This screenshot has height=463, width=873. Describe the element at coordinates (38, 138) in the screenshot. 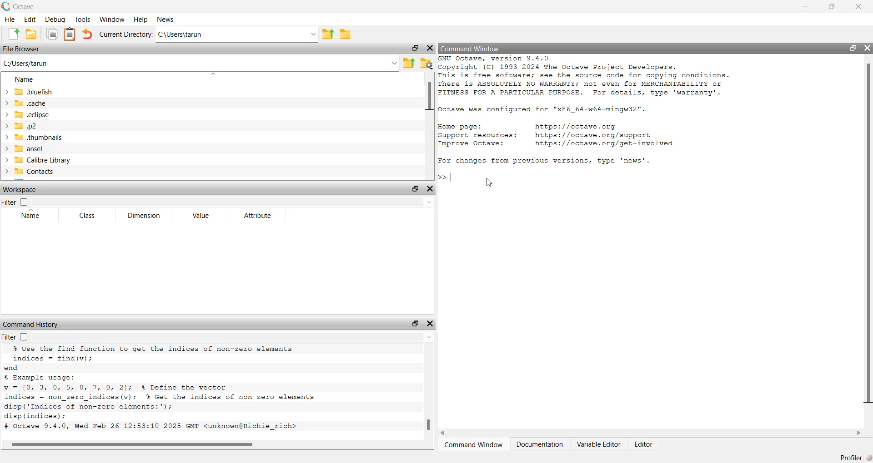

I see `thumbnails` at that location.